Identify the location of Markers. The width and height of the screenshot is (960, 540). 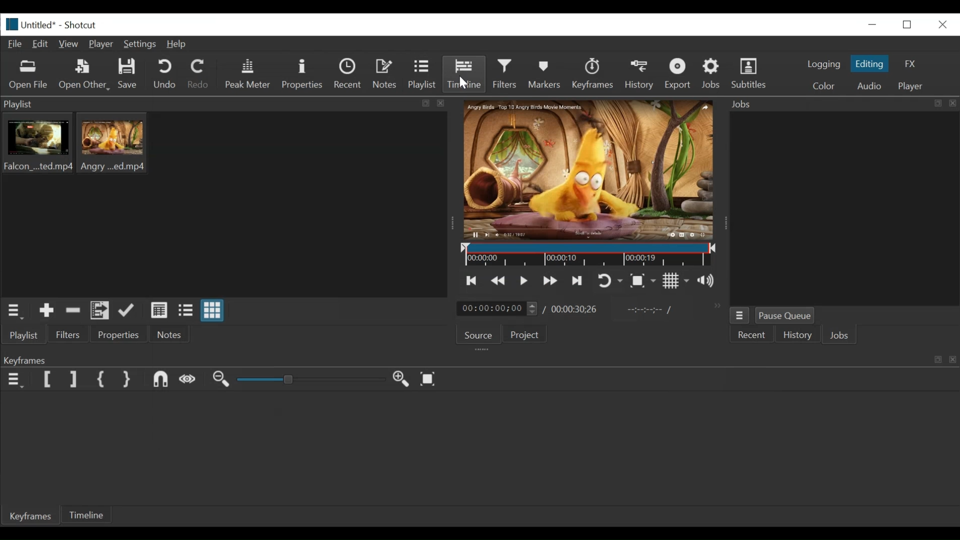
(546, 73).